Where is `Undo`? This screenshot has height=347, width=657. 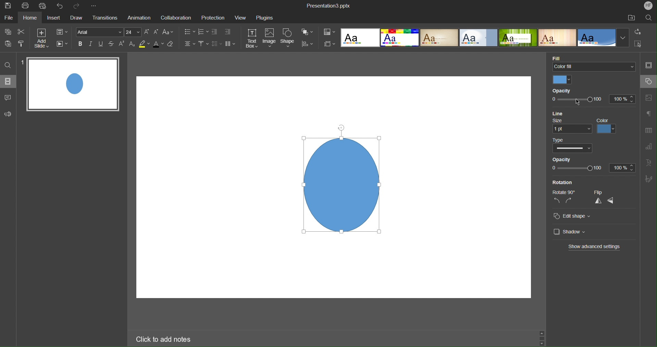
Undo is located at coordinates (60, 5).